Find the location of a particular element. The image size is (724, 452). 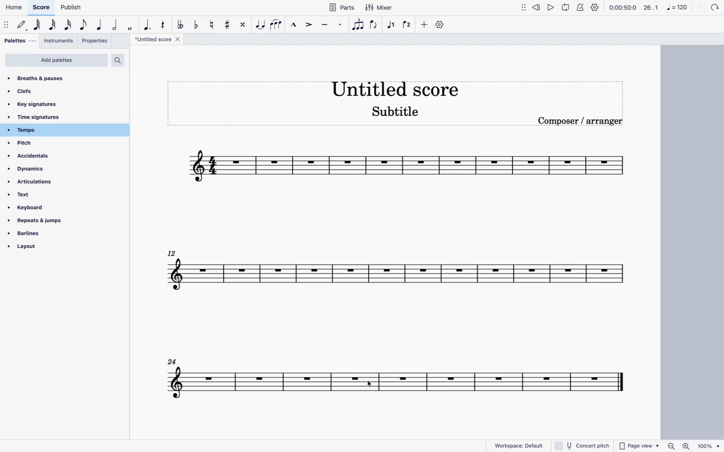

score is located at coordinates (396, 278).